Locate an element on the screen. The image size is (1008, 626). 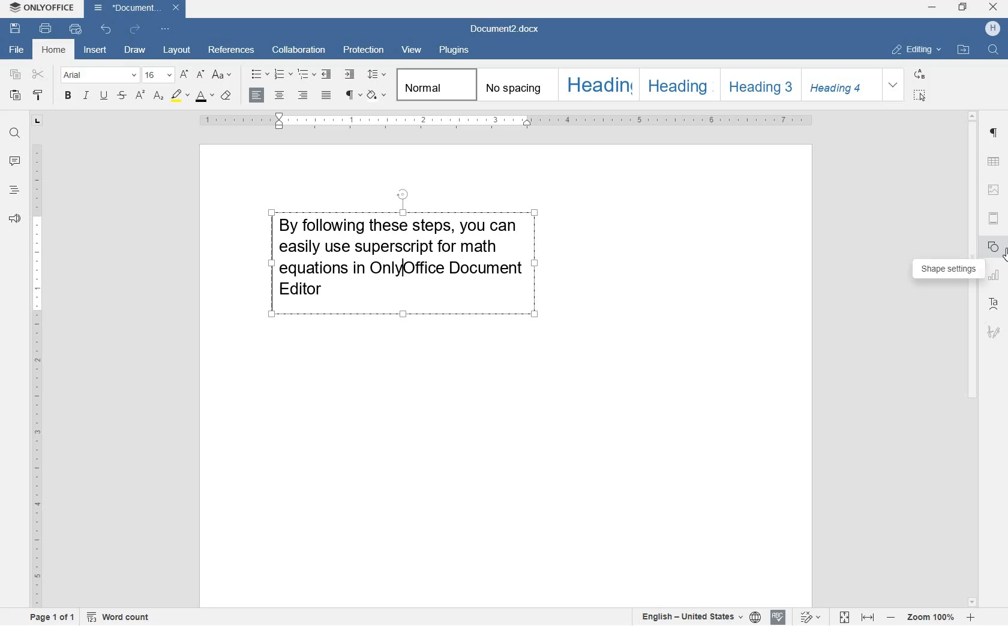
copy is located at coordinates (16, 75).